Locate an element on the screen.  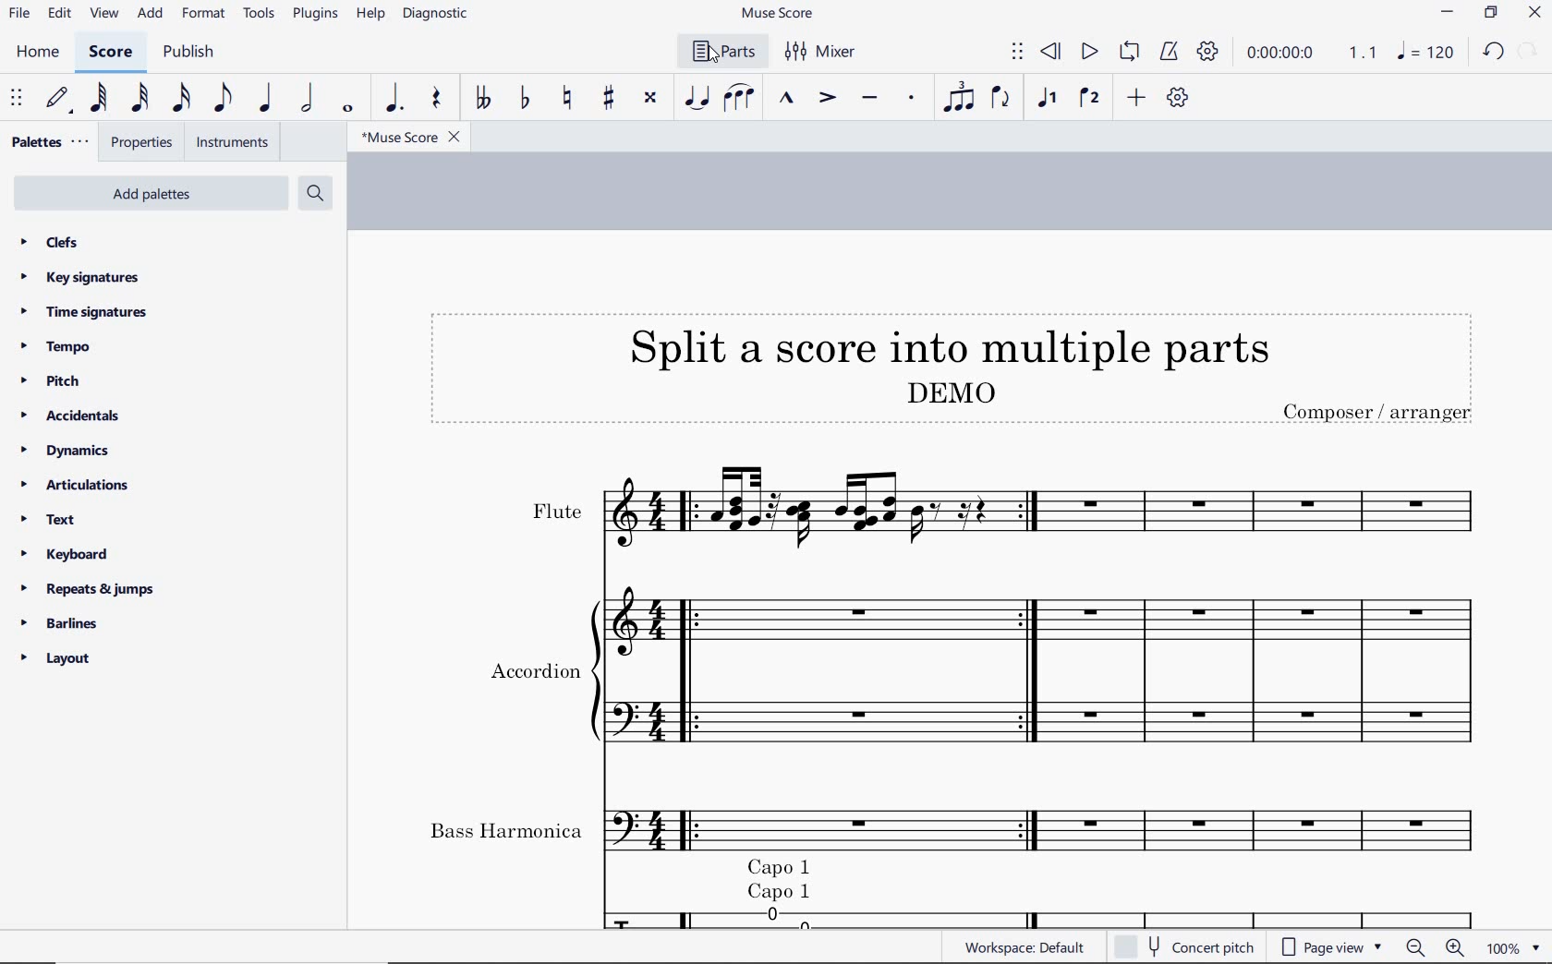
32nd note is located at coordinates (137, 98).